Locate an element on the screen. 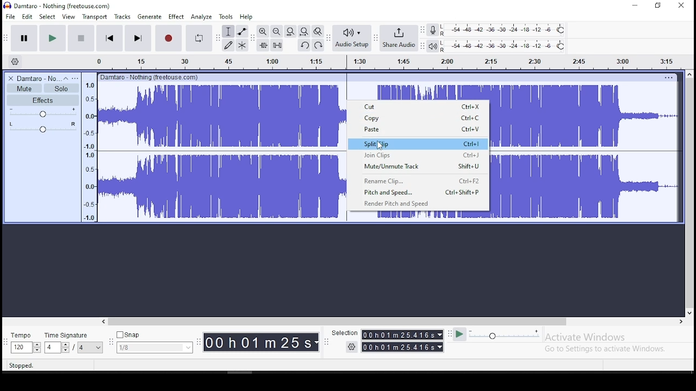 Image resolution: width=696 pixels, height=391 pixels. stop is located at coordinates (80, 37).